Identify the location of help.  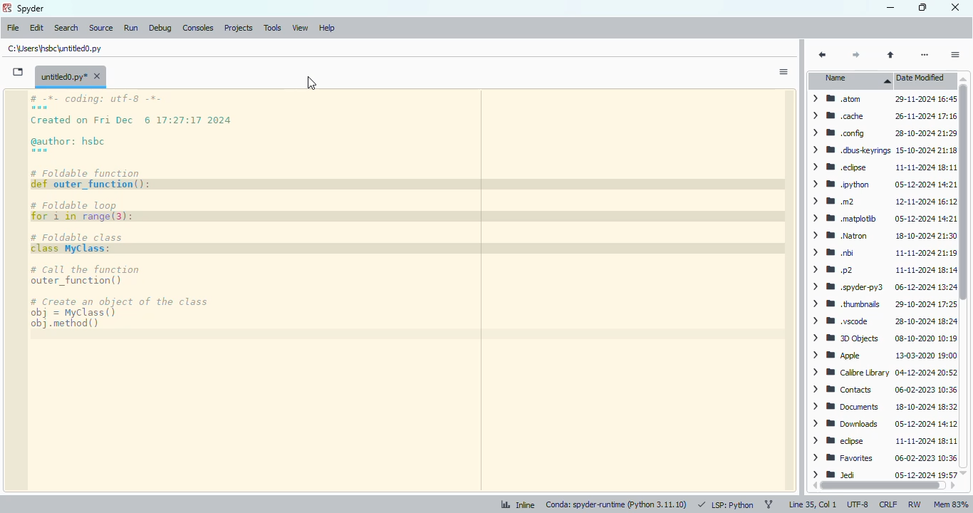
(326, 28).